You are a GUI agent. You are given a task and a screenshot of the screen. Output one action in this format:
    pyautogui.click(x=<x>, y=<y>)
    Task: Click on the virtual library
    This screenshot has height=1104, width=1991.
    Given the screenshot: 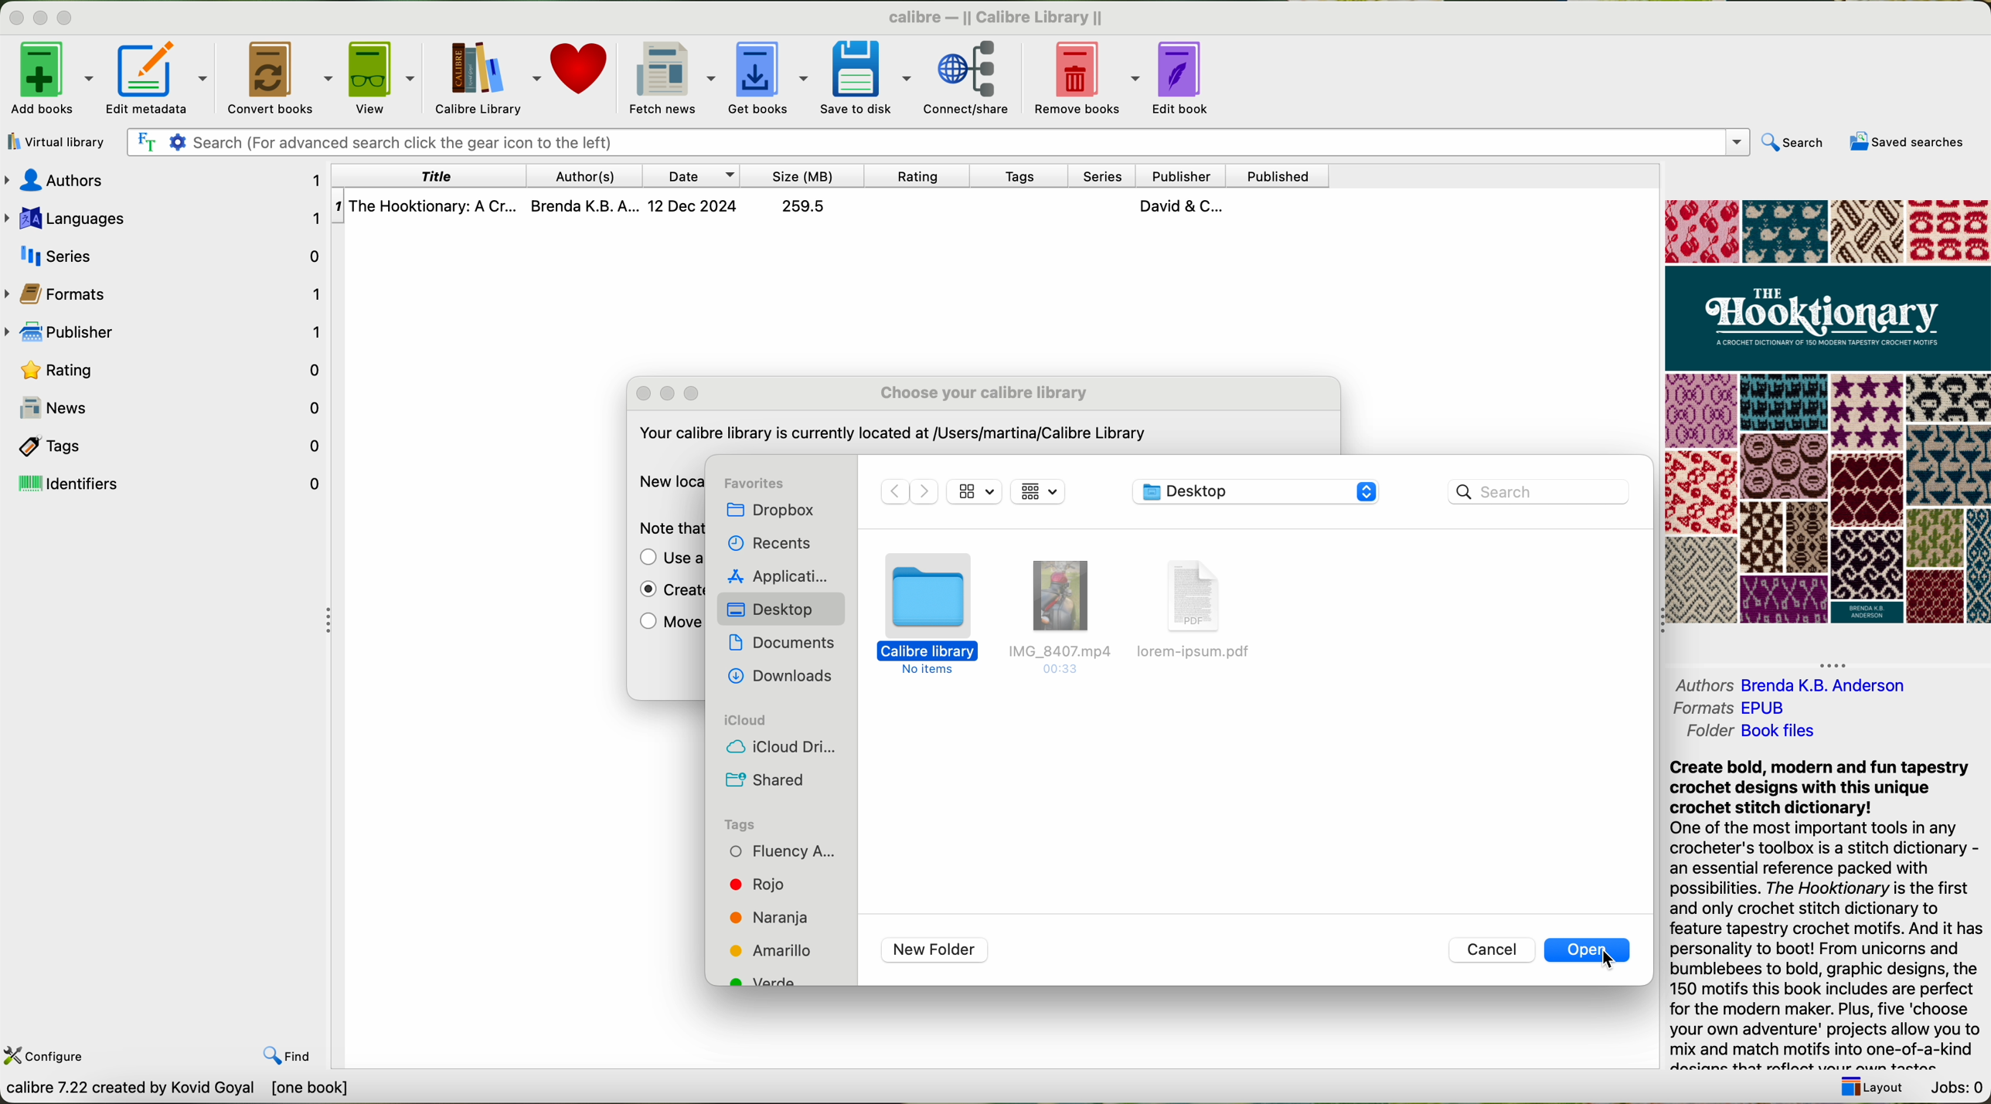 What is the action you would take?
    pyautogui.click(x=55, y=142)
    